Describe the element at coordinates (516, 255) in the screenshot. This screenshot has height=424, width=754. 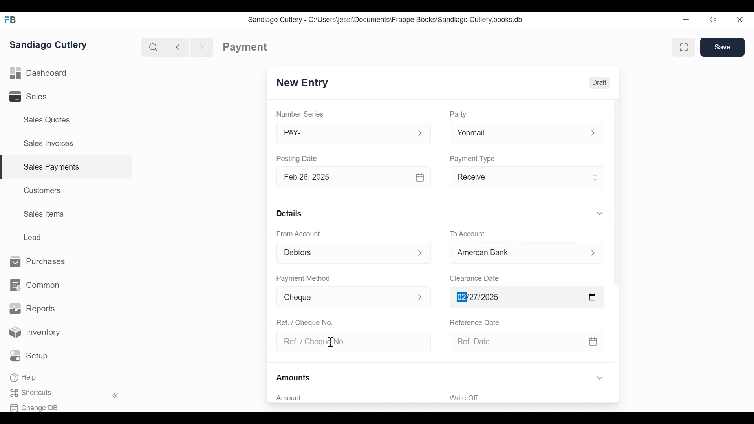
I see `Cash` at that location.